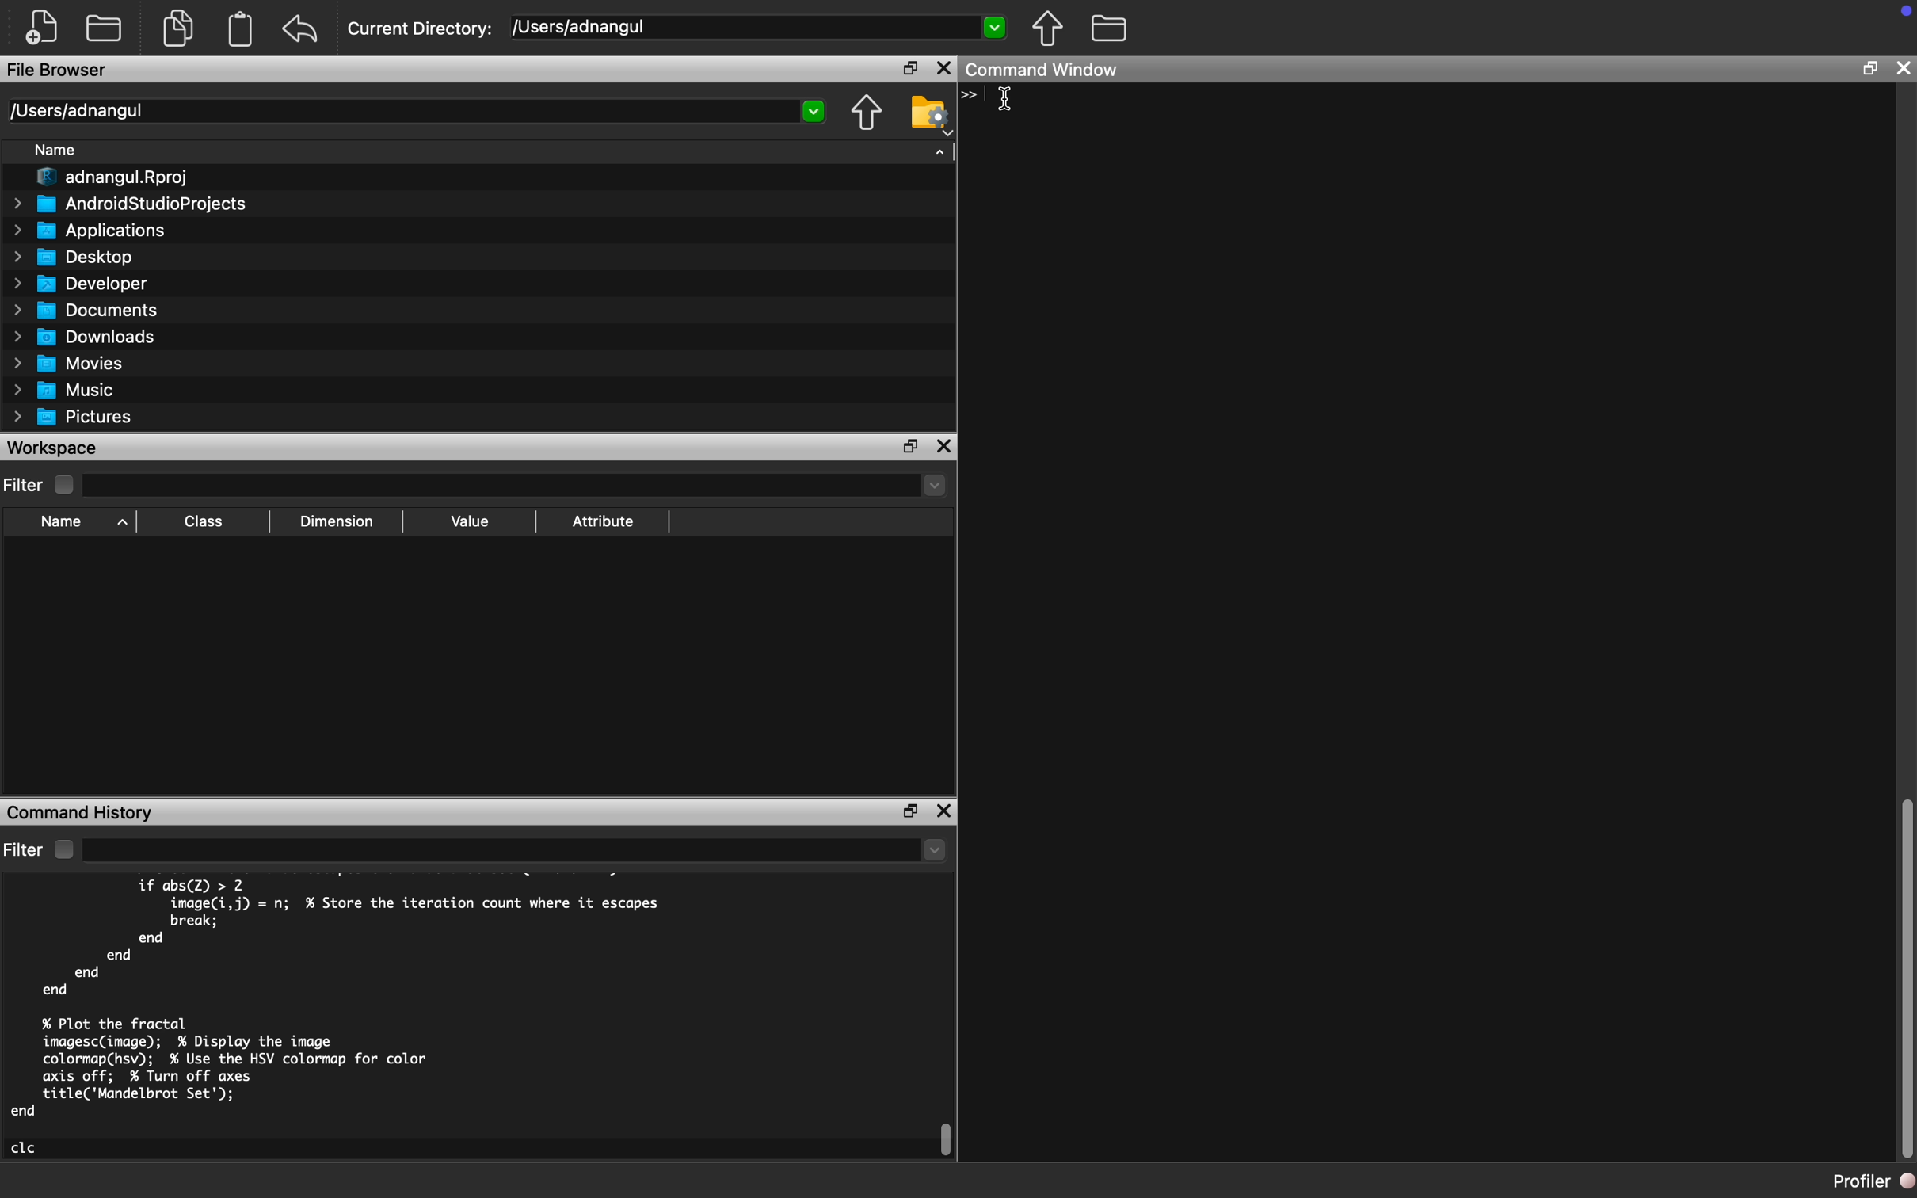 Image resolution: width=1917 pixels, height=1198 pixels. I want to click on Dropdown, so click(516, 488).